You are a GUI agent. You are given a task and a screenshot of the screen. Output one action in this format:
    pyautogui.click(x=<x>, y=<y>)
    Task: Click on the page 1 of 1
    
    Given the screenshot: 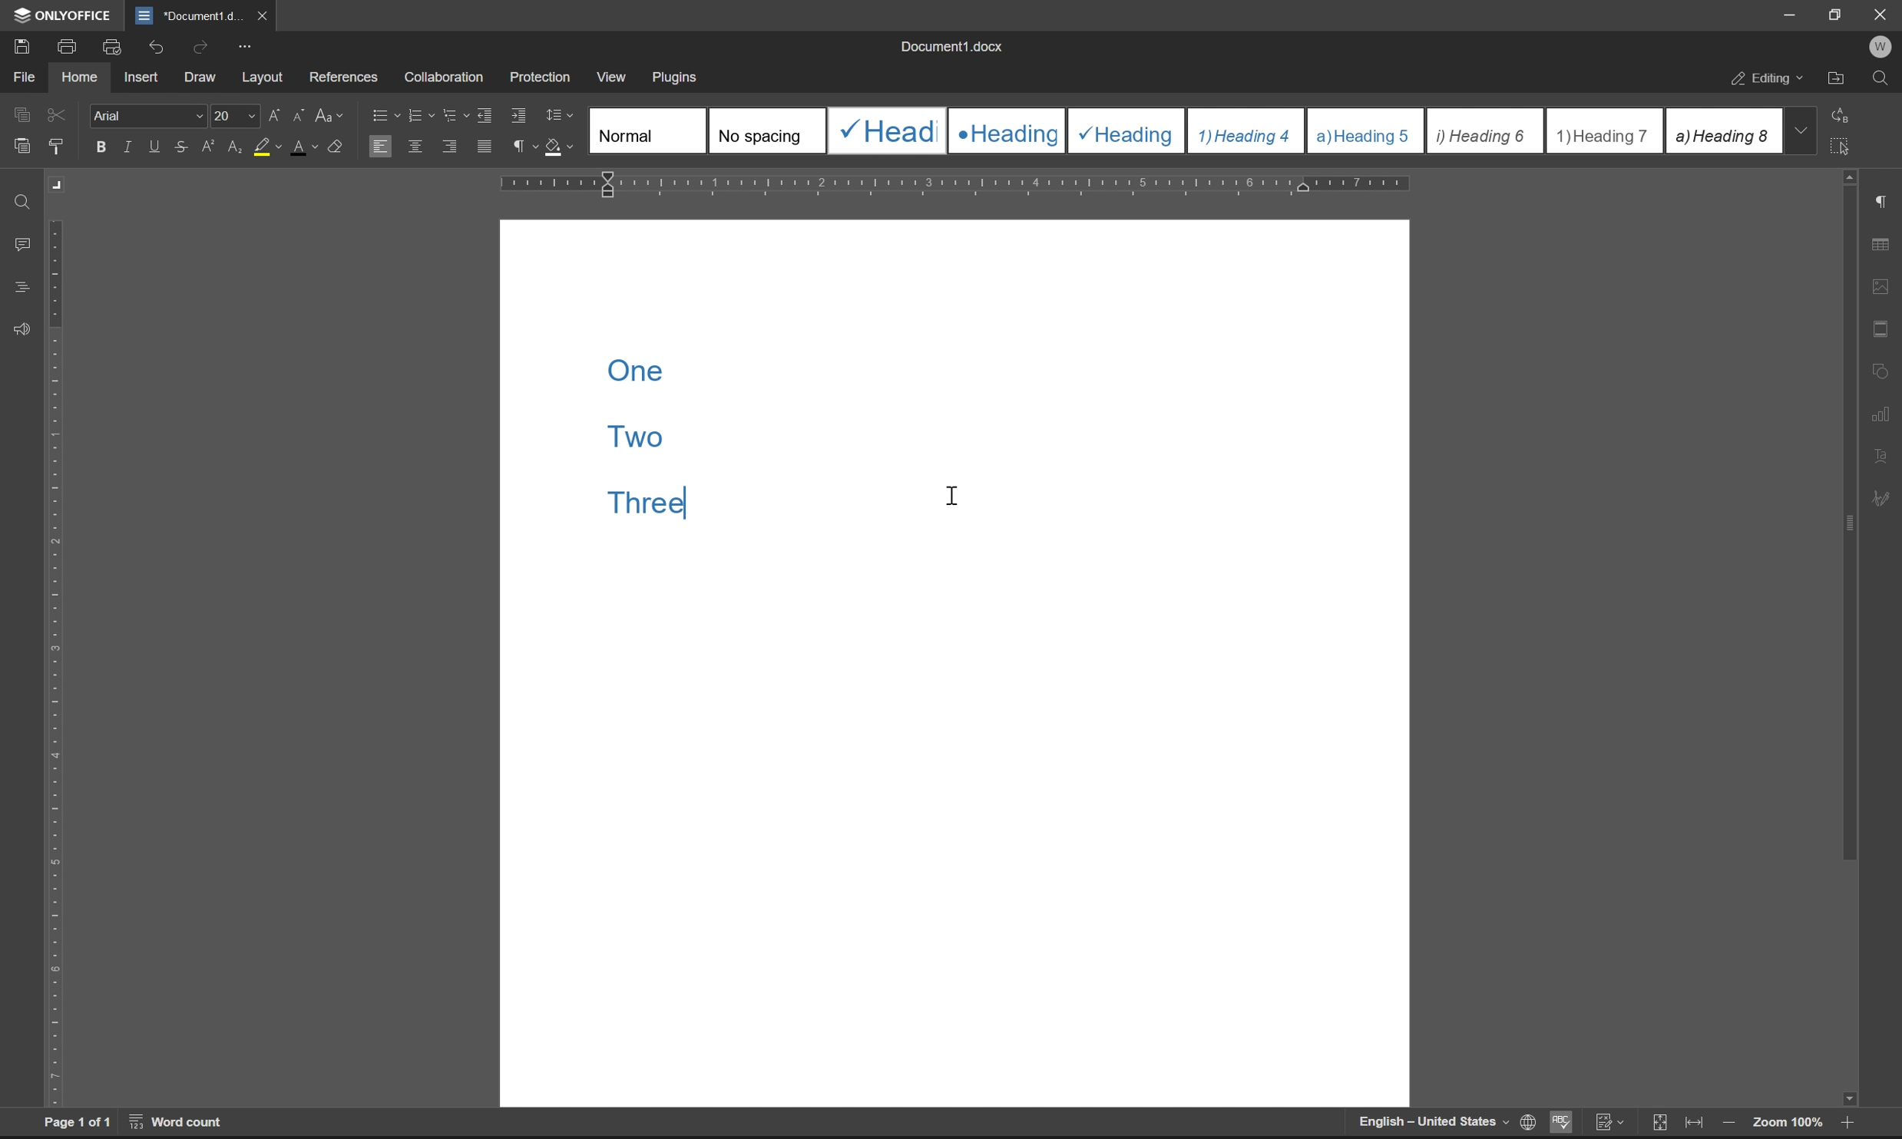 What is the action you would take?
    pyautogui.click(x=78, y=1122)
    